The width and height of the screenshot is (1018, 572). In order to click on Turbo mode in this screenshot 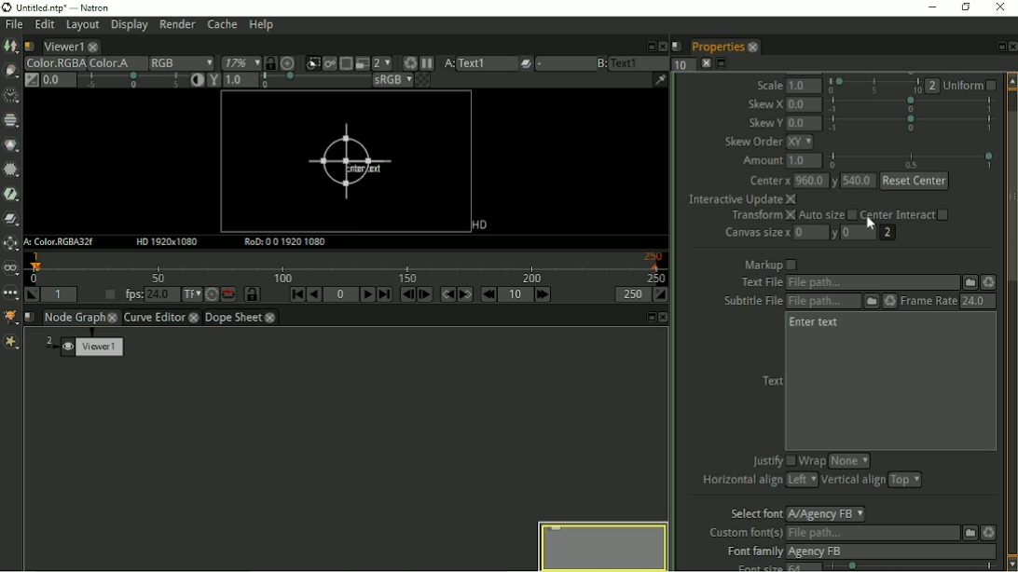, I will do `click(211, 295)`.